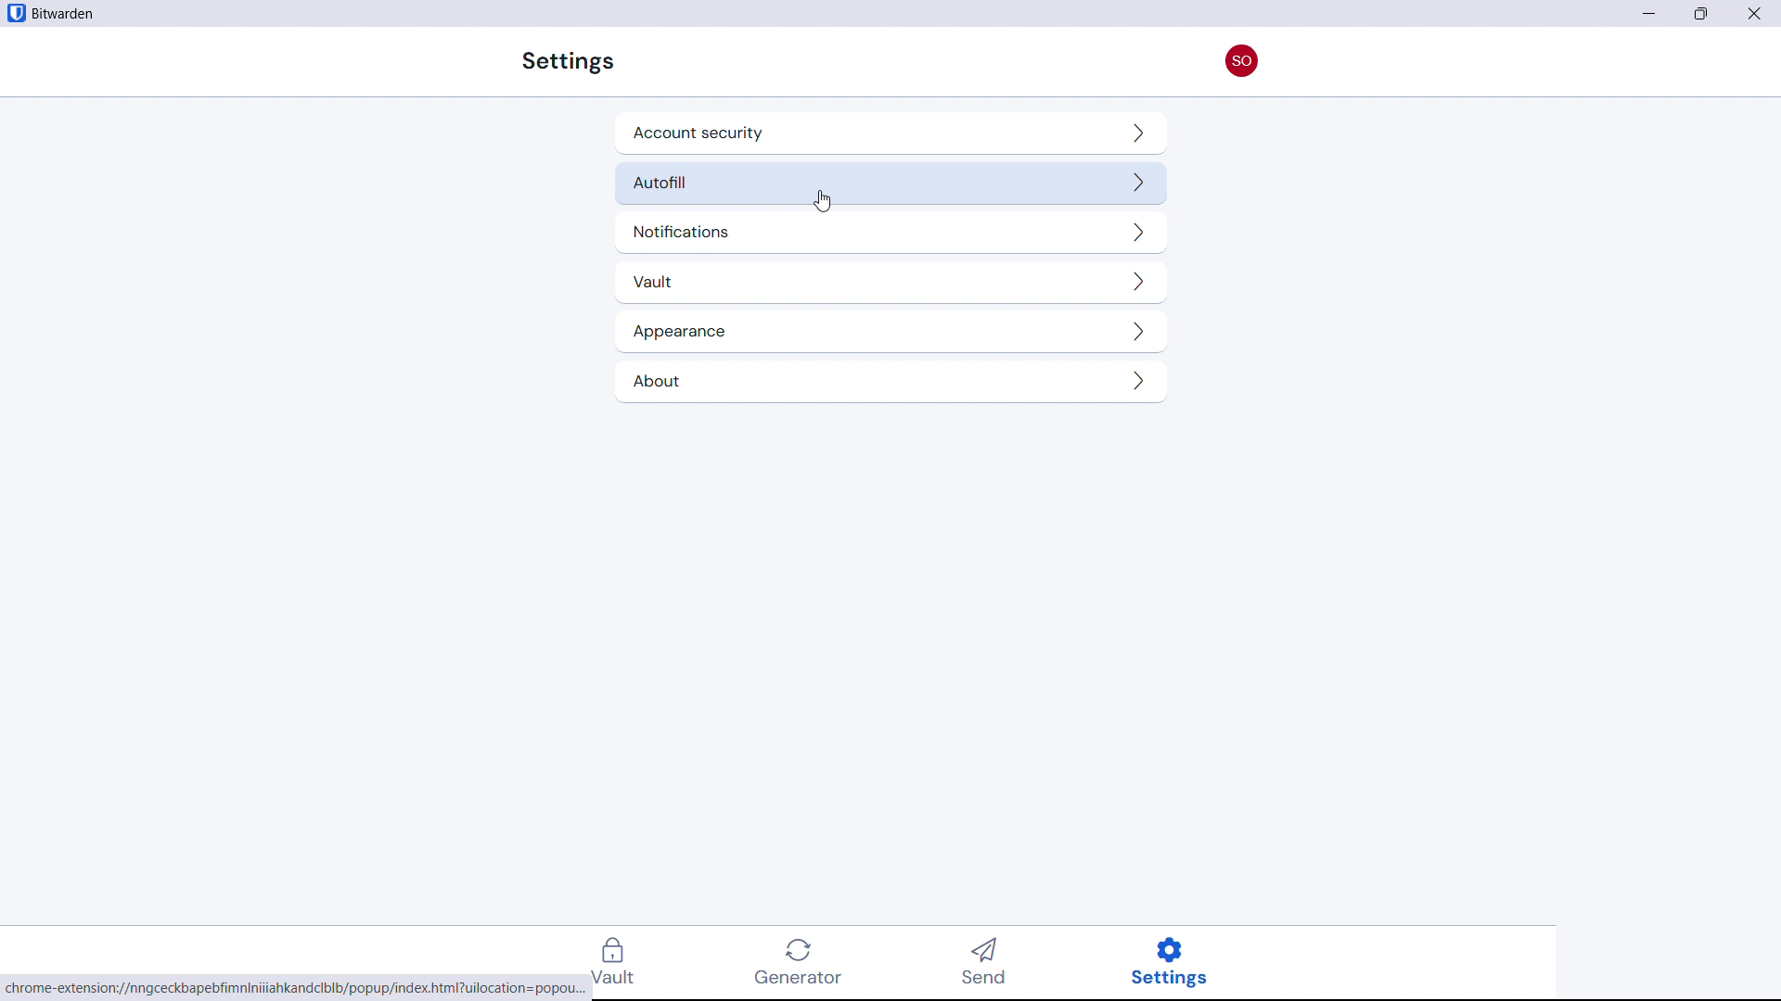 The image size is (1781, 1001). What do you see at coordinates (887, 283) in the screenshot?
I see `Vault ` at bounding box center [887, 283].